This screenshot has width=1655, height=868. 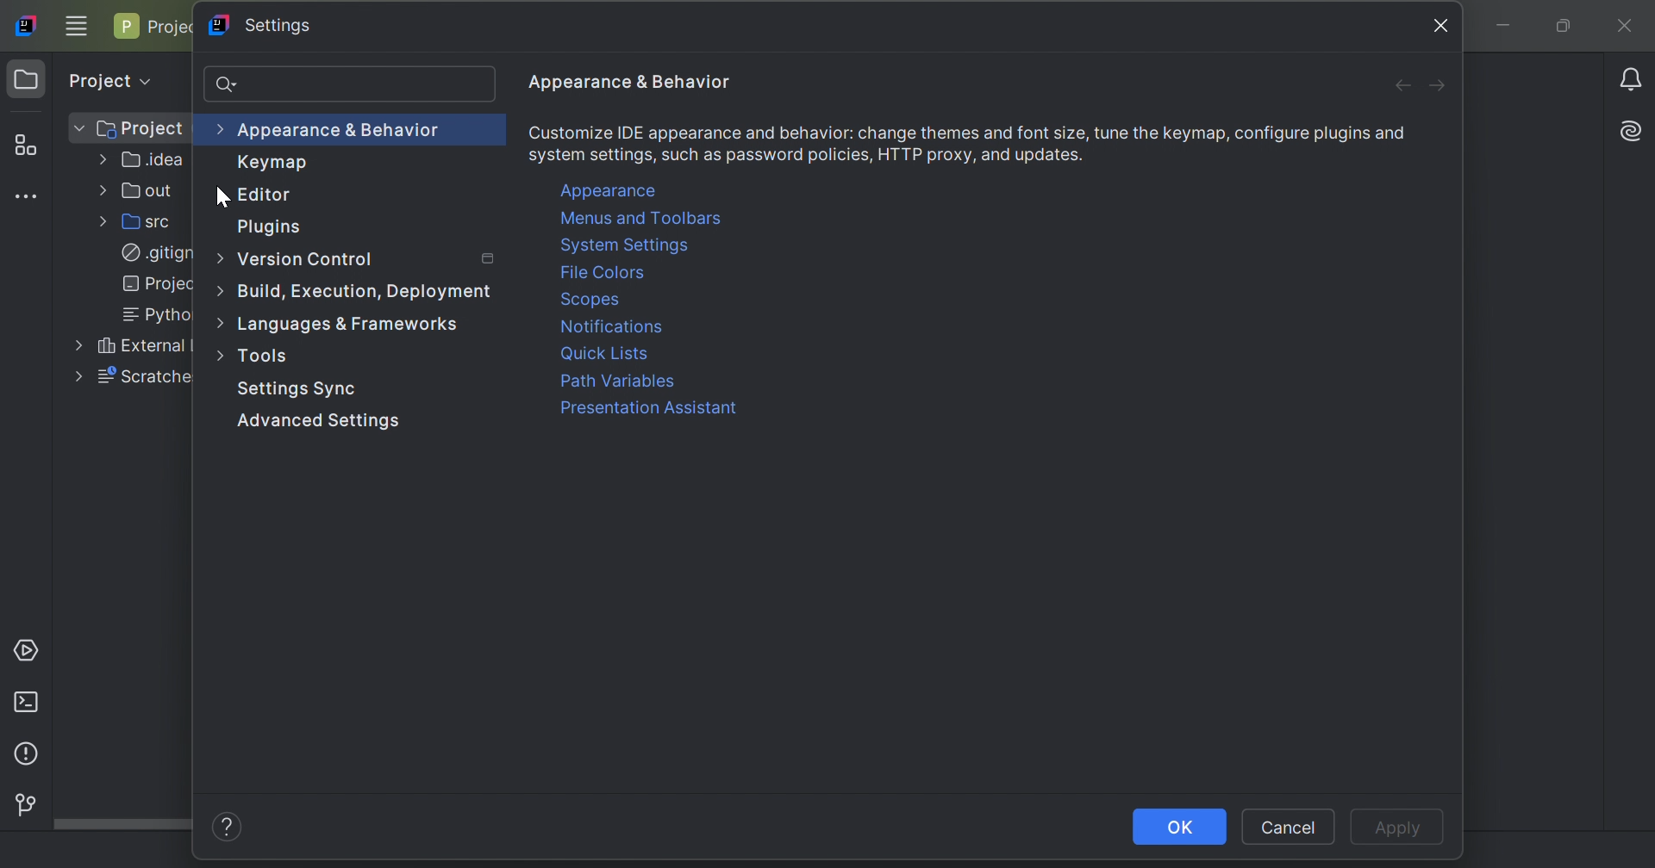 What do you see at coordinates (294, 387) in the screenshot?
I see `Settings` at bounding box center [294, 387].